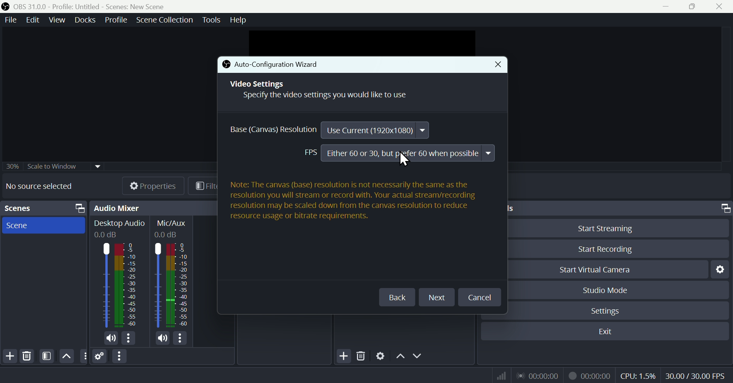 This screenshot has width=733, height=383. What do you see at coordinates (146, 185) in the screenshot?
I see `Properties` at bounding box center [146, 185].